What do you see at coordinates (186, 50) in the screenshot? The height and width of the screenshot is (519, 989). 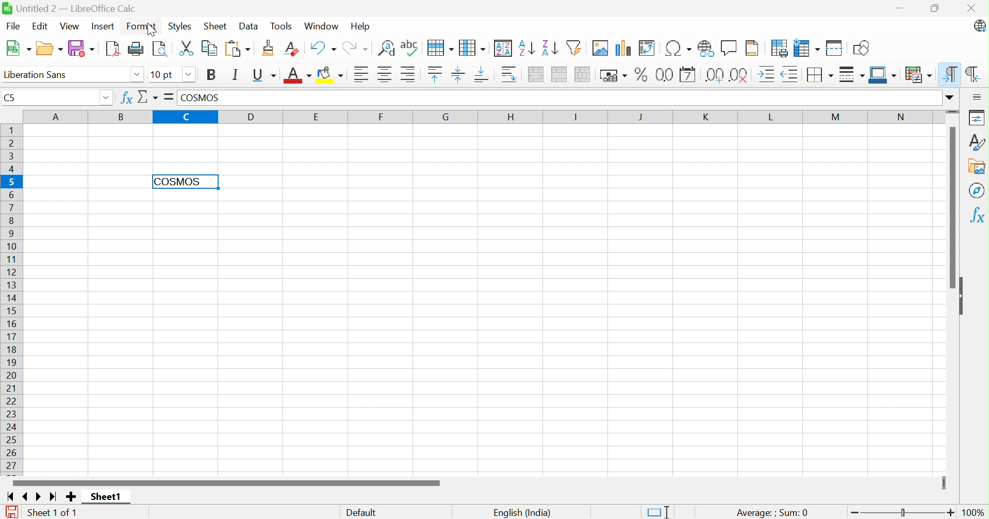 I see `Cut` at bounding box center [186, 50].